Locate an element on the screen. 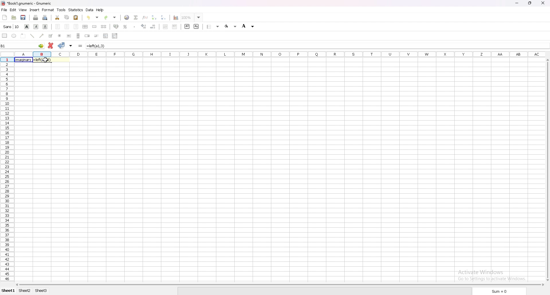  tools is located at coordinates (61, 10).